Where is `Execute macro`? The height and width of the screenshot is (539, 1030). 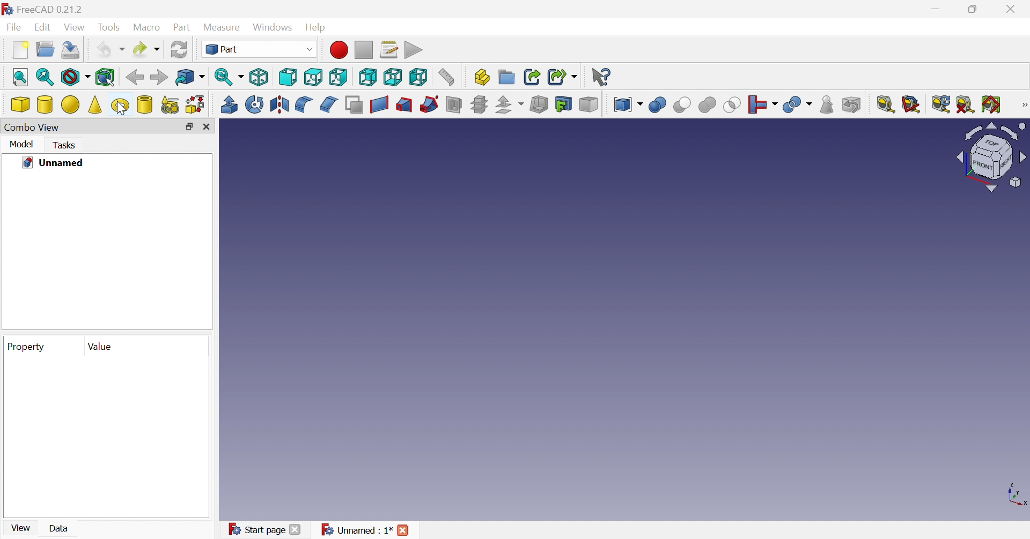 Execute macro is located at coordinates (415, 50).